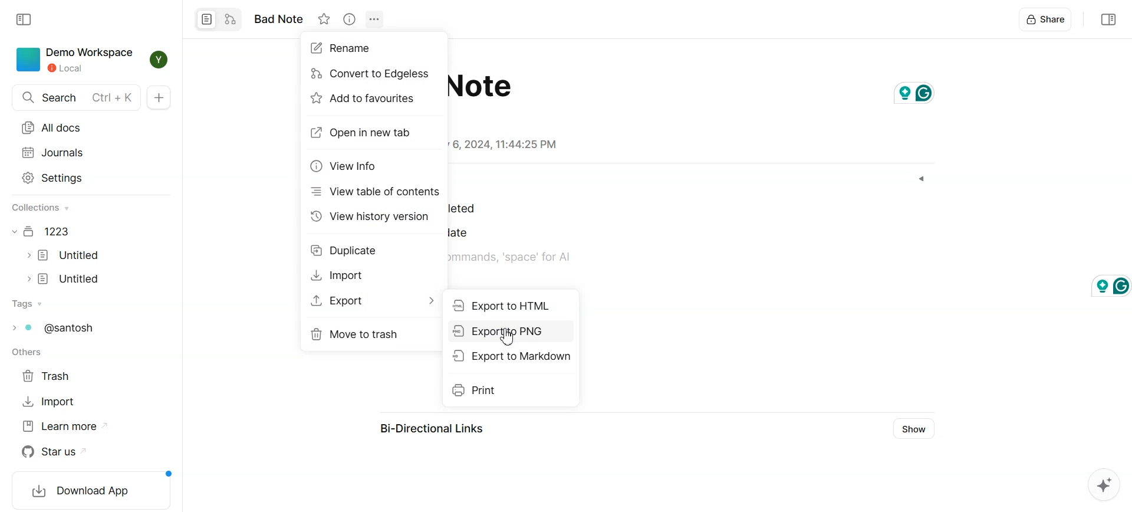  Describe the element at coordinates (1107, 20) in the screenshot. I see `Collapse sidebar` at that location.